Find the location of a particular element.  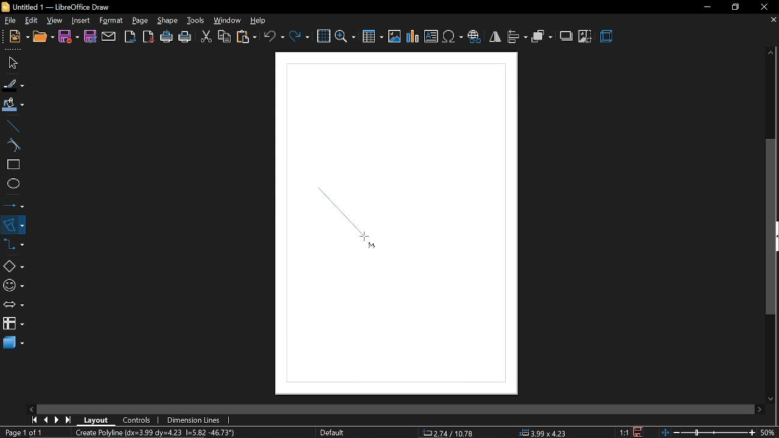

controls is located at coordinates (139, 419).